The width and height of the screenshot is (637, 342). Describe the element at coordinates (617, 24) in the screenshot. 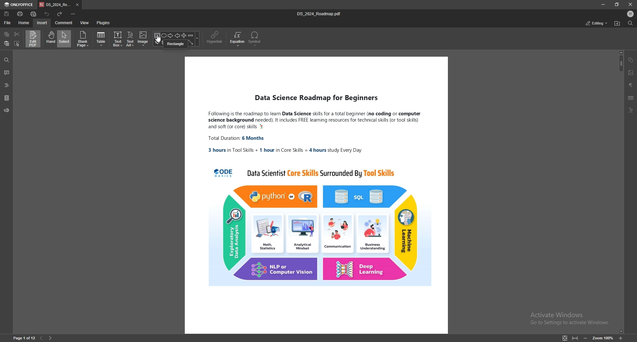

I see `open file location` at that location.